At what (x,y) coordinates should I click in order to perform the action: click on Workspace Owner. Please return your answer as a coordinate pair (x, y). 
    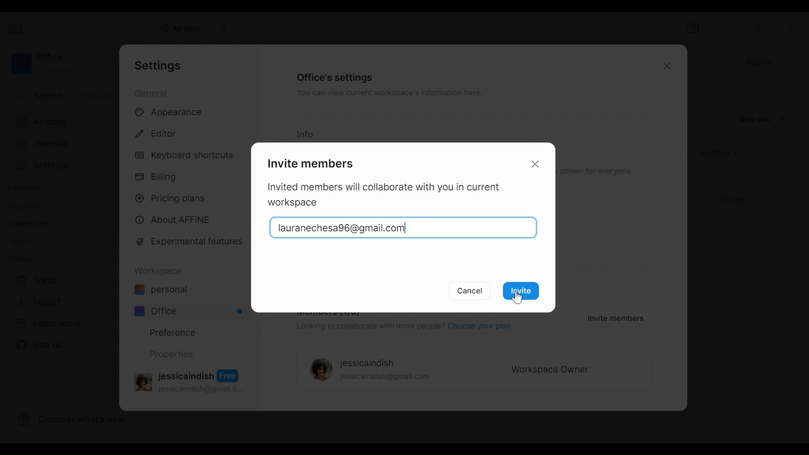
    Looking at the image, I should click on (550, 370).